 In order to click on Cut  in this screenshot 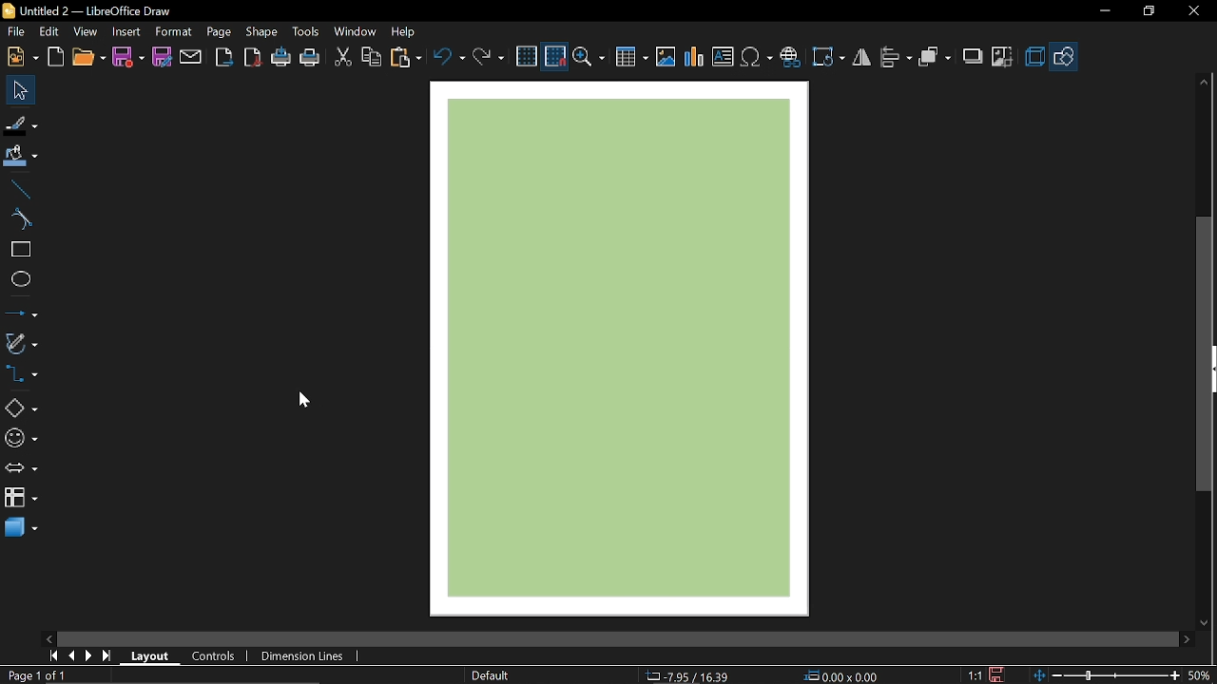, I will do `click(342, 58)`.